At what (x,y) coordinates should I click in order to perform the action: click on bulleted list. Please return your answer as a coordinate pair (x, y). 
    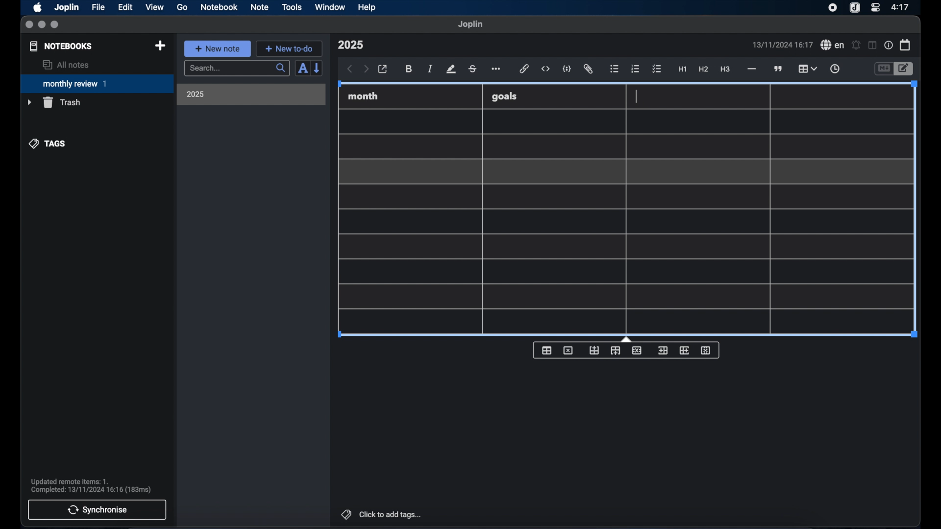
    Looking at the image, I should click on (614, 69).